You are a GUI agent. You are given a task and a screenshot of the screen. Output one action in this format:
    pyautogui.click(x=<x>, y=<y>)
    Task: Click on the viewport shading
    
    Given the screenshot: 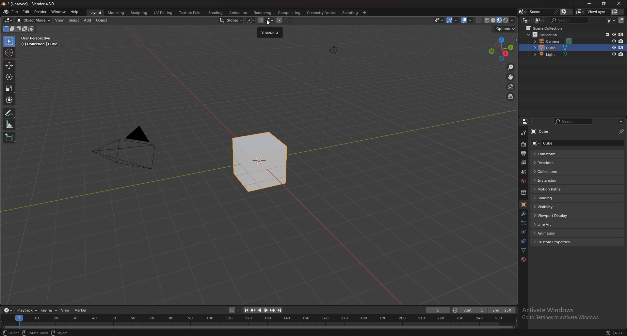 What is the action you would take?
    pyautogui.click(x=500, y=20)
    